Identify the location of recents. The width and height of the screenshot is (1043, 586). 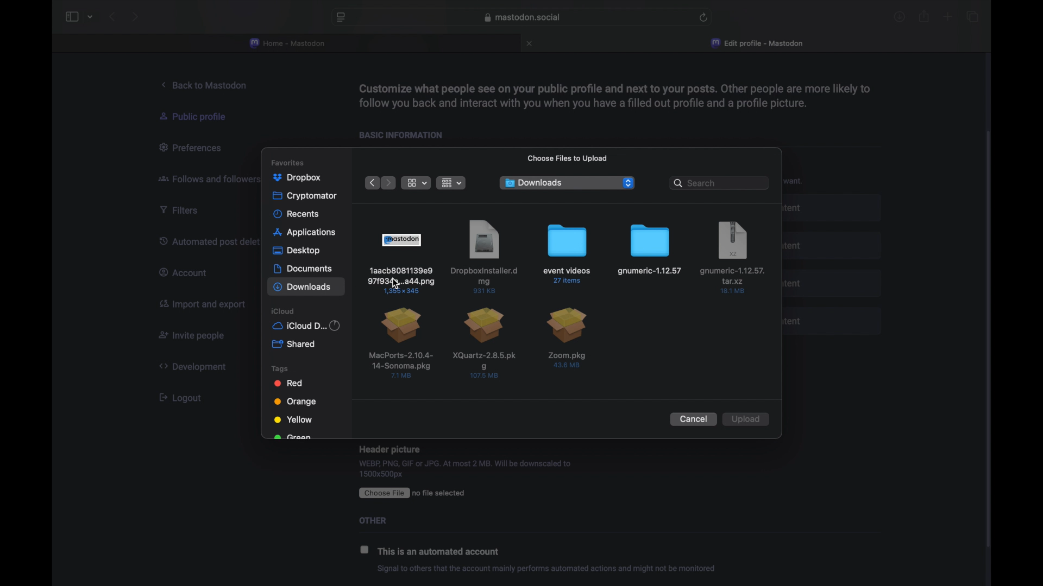
(297, 214).